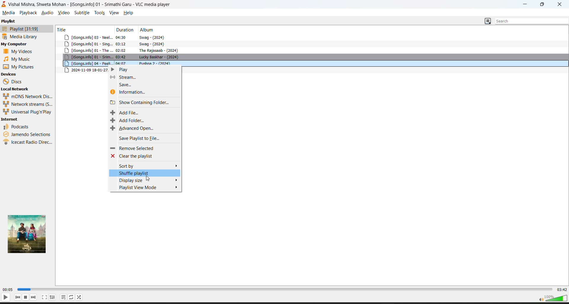 The height and width of the screenshot is (304, 569). Describe the element at coordinates (131, 13) in the screenshot. I see `help` at that location.